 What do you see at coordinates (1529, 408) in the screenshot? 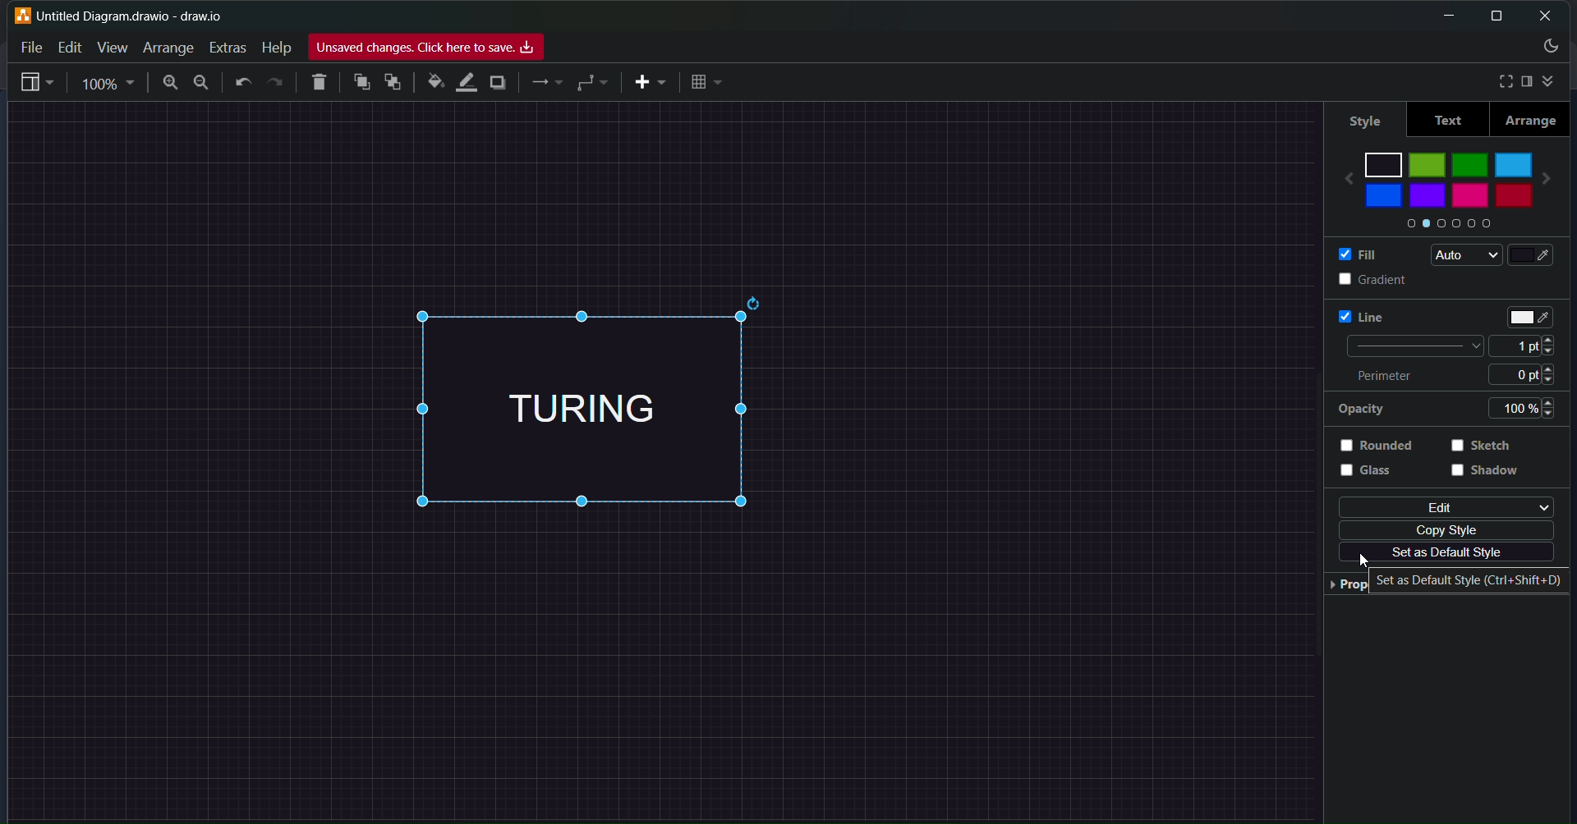
I see `100%` at bounding box center [1529, 408].